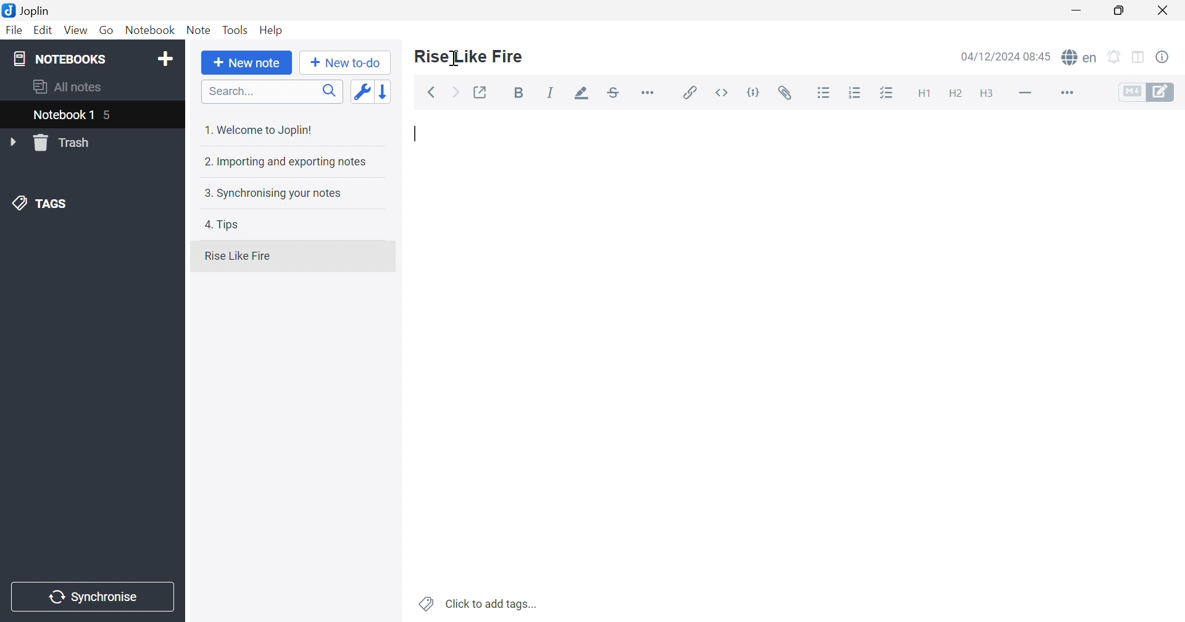 The image size is (1185, 622). Describe the element at coordinates (1164, 57) in the screenshot. I see `Notes properties` at that location.